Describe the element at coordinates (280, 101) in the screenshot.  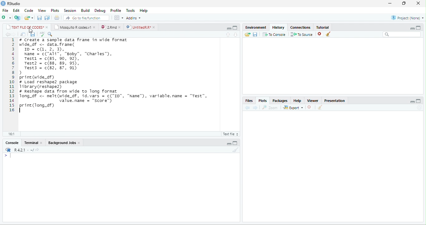
I see `Packages` at that location.